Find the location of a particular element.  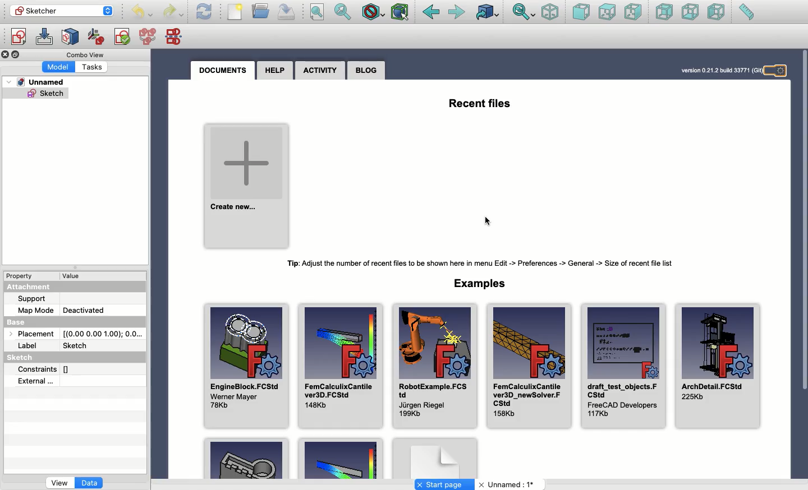

Example 2 is located at coordinates (339, 460).